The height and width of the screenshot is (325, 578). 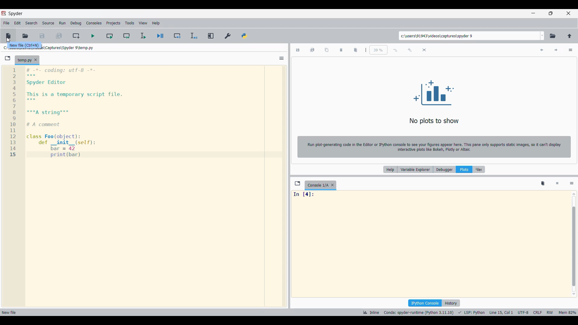 I want to click on 123456i89101112131415, so click(x=13, y=114).